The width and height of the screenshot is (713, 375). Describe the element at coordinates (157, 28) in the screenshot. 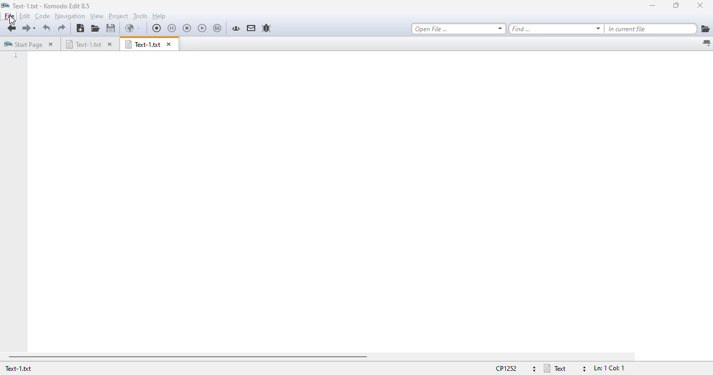

I see `record macro` at that location.